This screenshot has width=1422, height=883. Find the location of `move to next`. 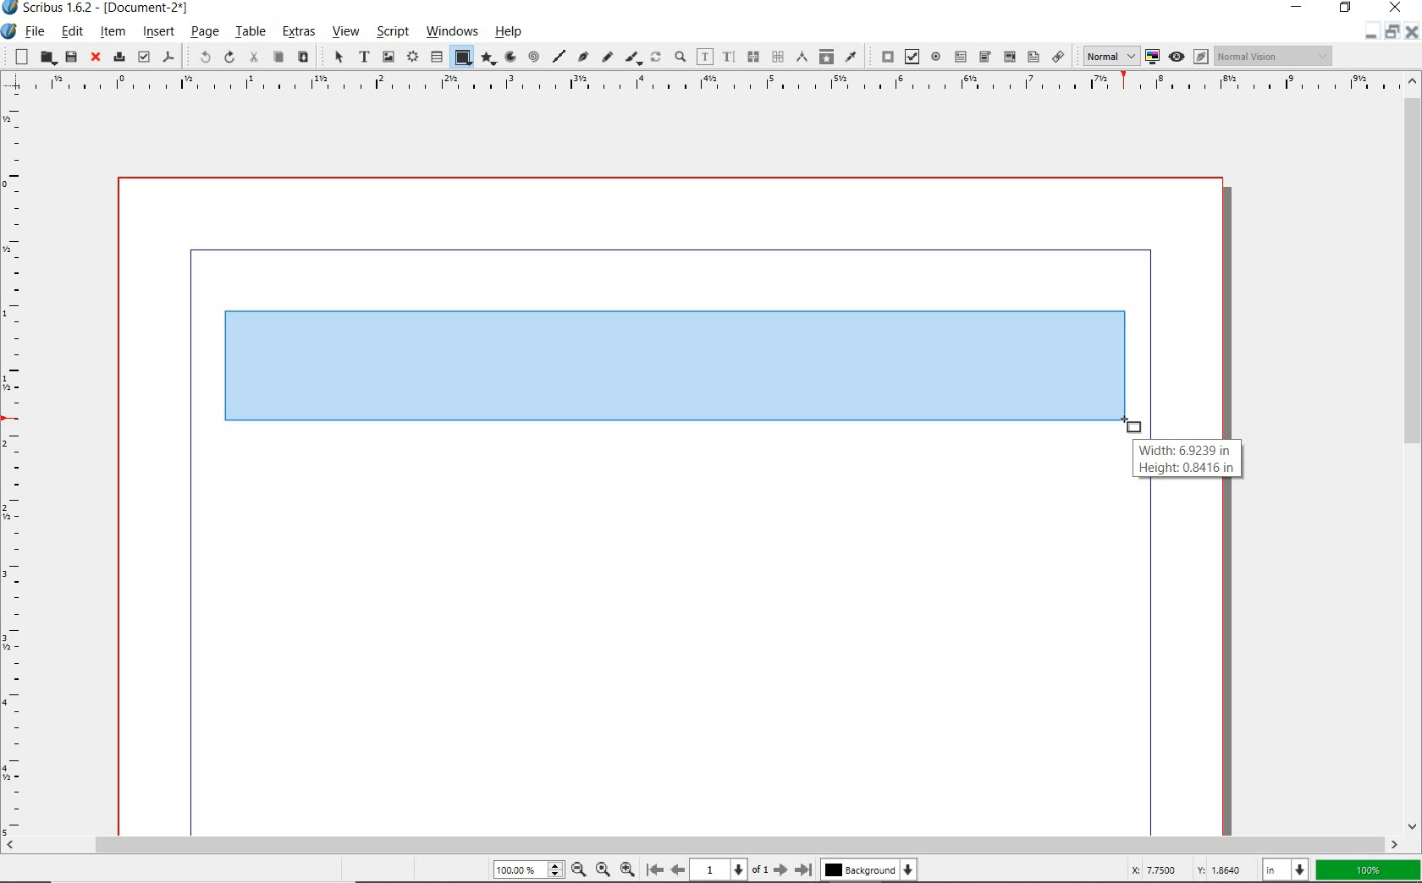

move to next is located at coordinates (781, 869).